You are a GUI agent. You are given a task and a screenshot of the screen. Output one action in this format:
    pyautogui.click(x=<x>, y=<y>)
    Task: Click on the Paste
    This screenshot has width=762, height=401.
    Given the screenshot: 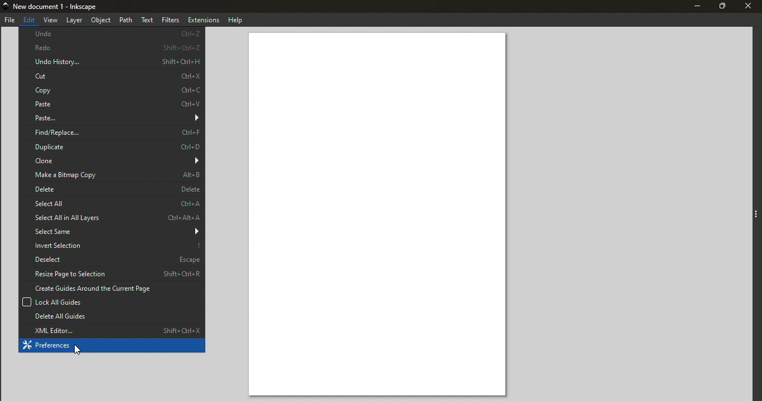 What is the action you would take?
    pyautogui.click(x=112, y=106)
    